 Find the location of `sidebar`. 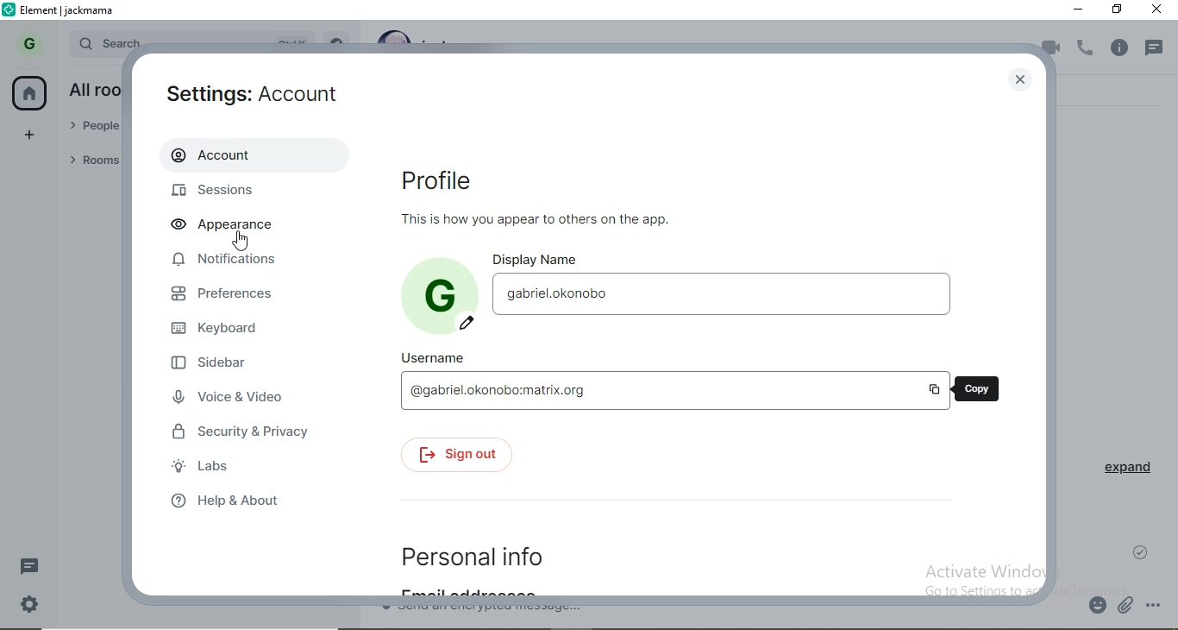

sidebar is located at coordinates (210, 365).